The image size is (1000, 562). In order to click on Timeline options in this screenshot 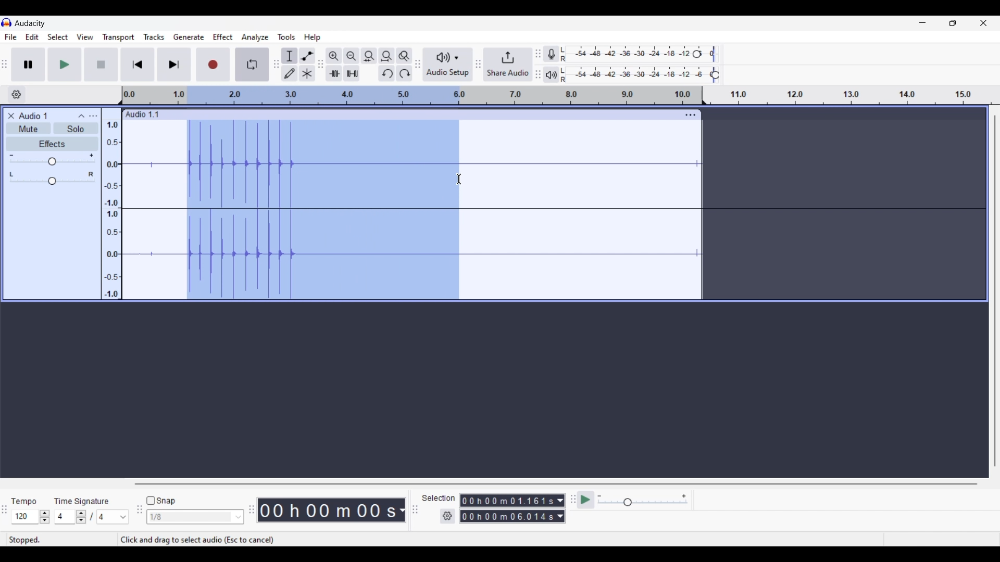, I will do `click(17, 95)`.